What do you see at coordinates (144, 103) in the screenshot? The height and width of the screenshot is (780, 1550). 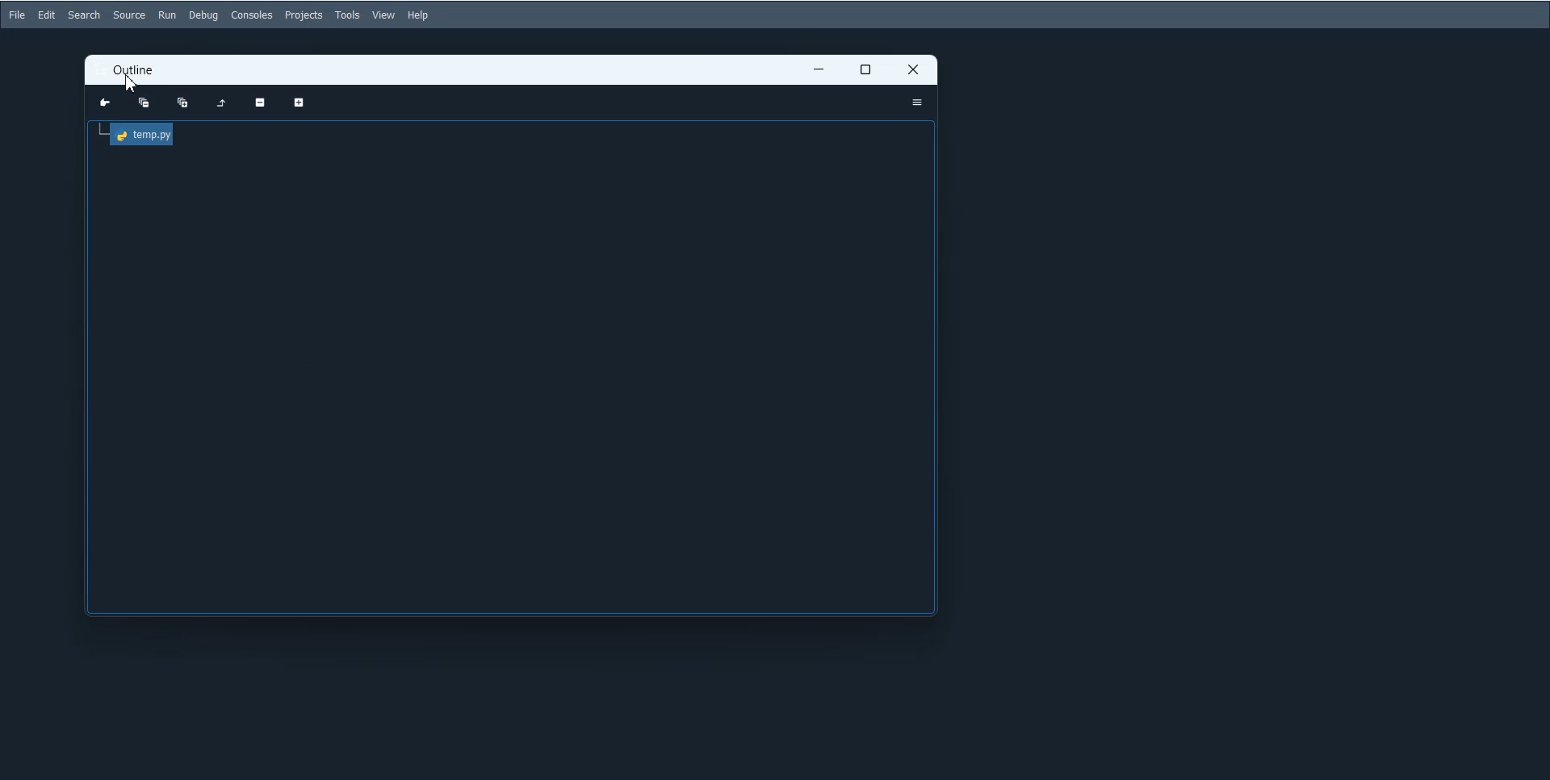 I see `Collapse all` at bounding box center [144, 103].